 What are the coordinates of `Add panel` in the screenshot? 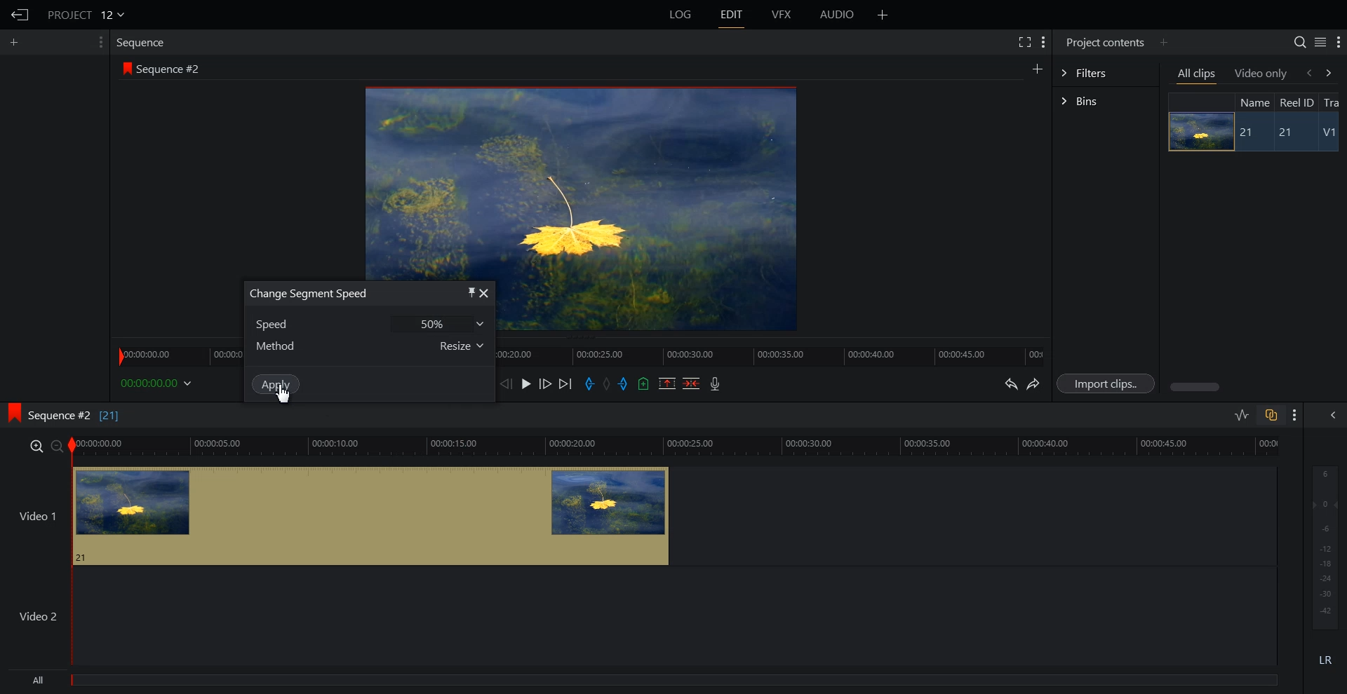 It's located at (1163, 42).